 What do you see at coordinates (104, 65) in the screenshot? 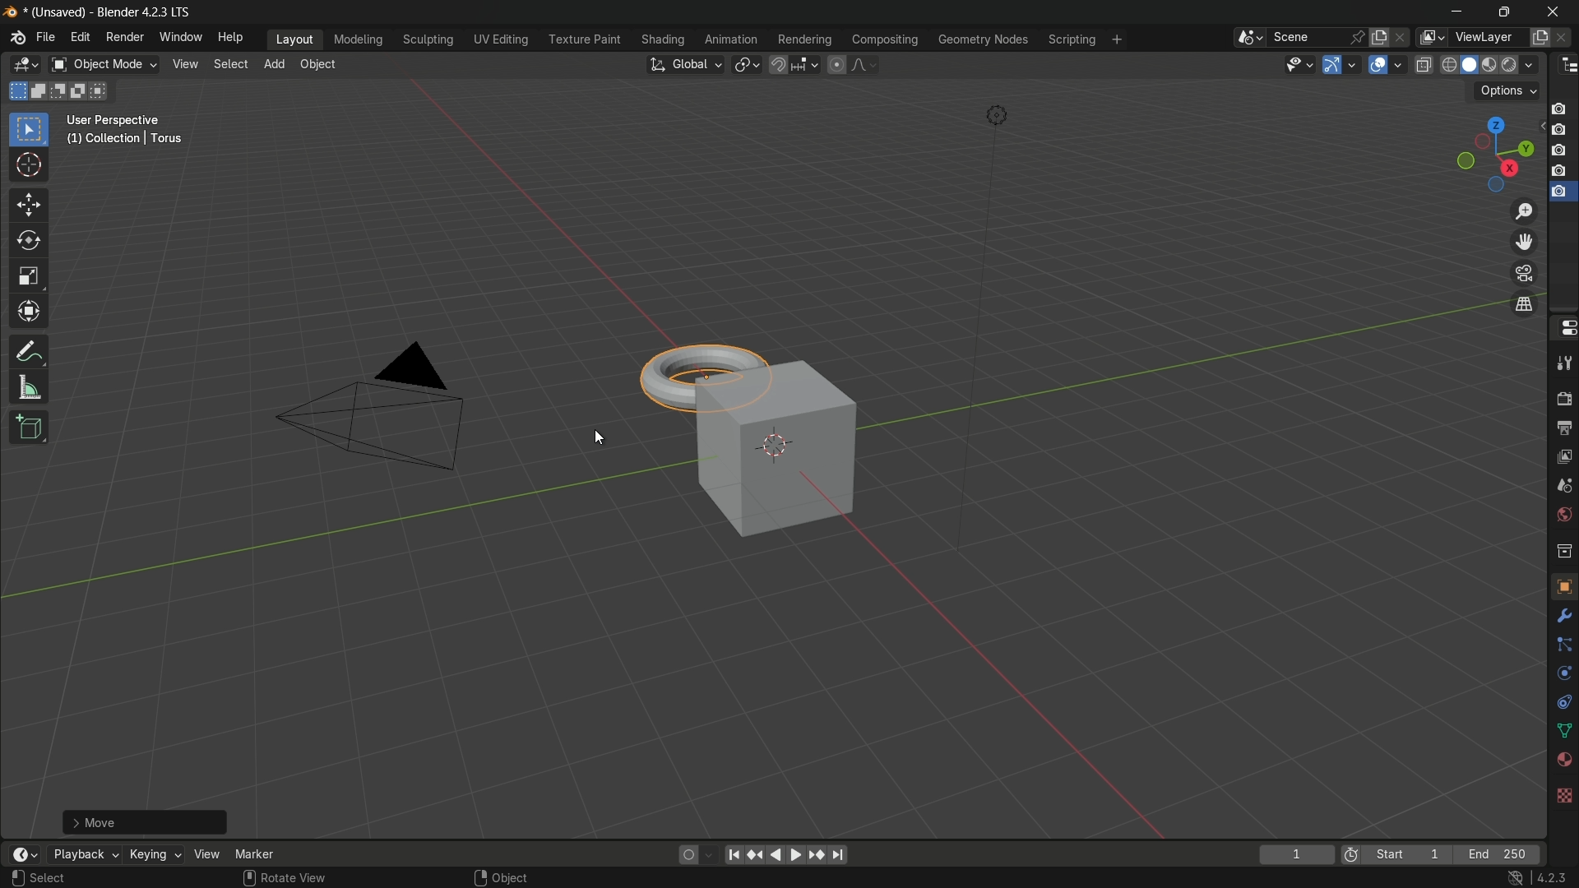
I see `object mode` at bounding box center [104, 65].